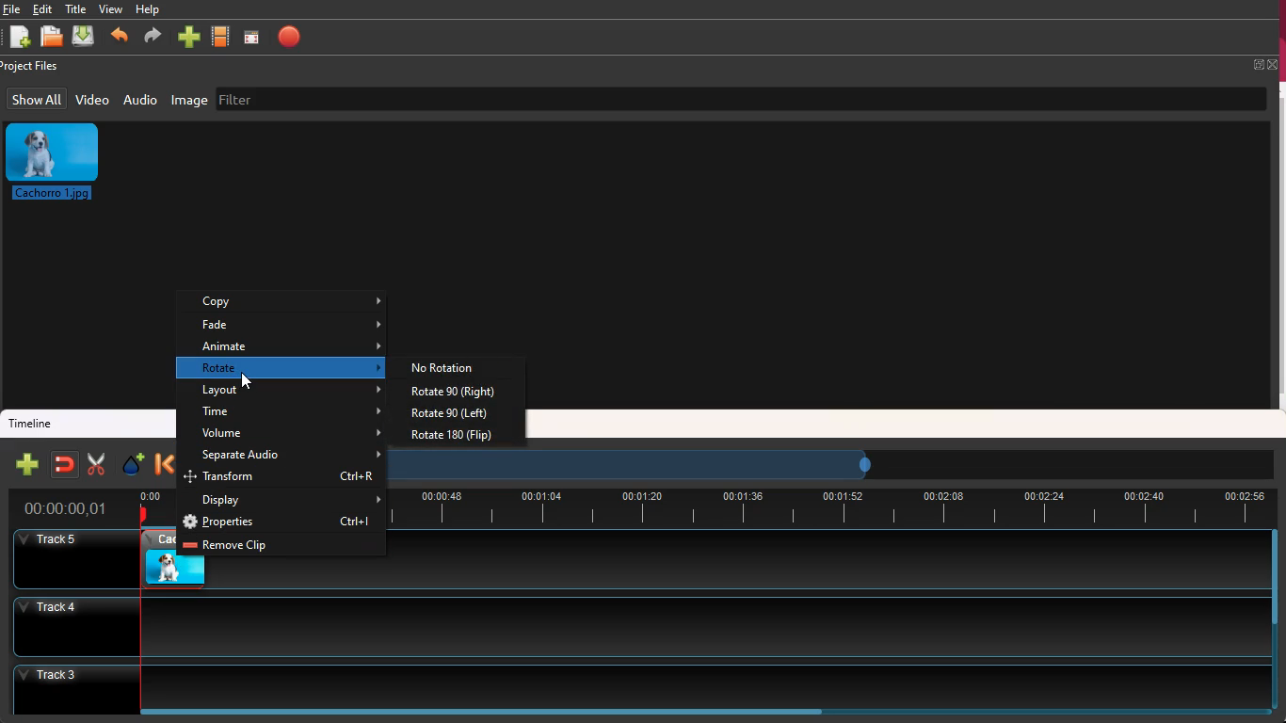 The width and height of the screenshot is (1286, 723). What do you see at coordinates (835, 506) in the screenshot?
I see `timeline` at bounding box center [835, 506].